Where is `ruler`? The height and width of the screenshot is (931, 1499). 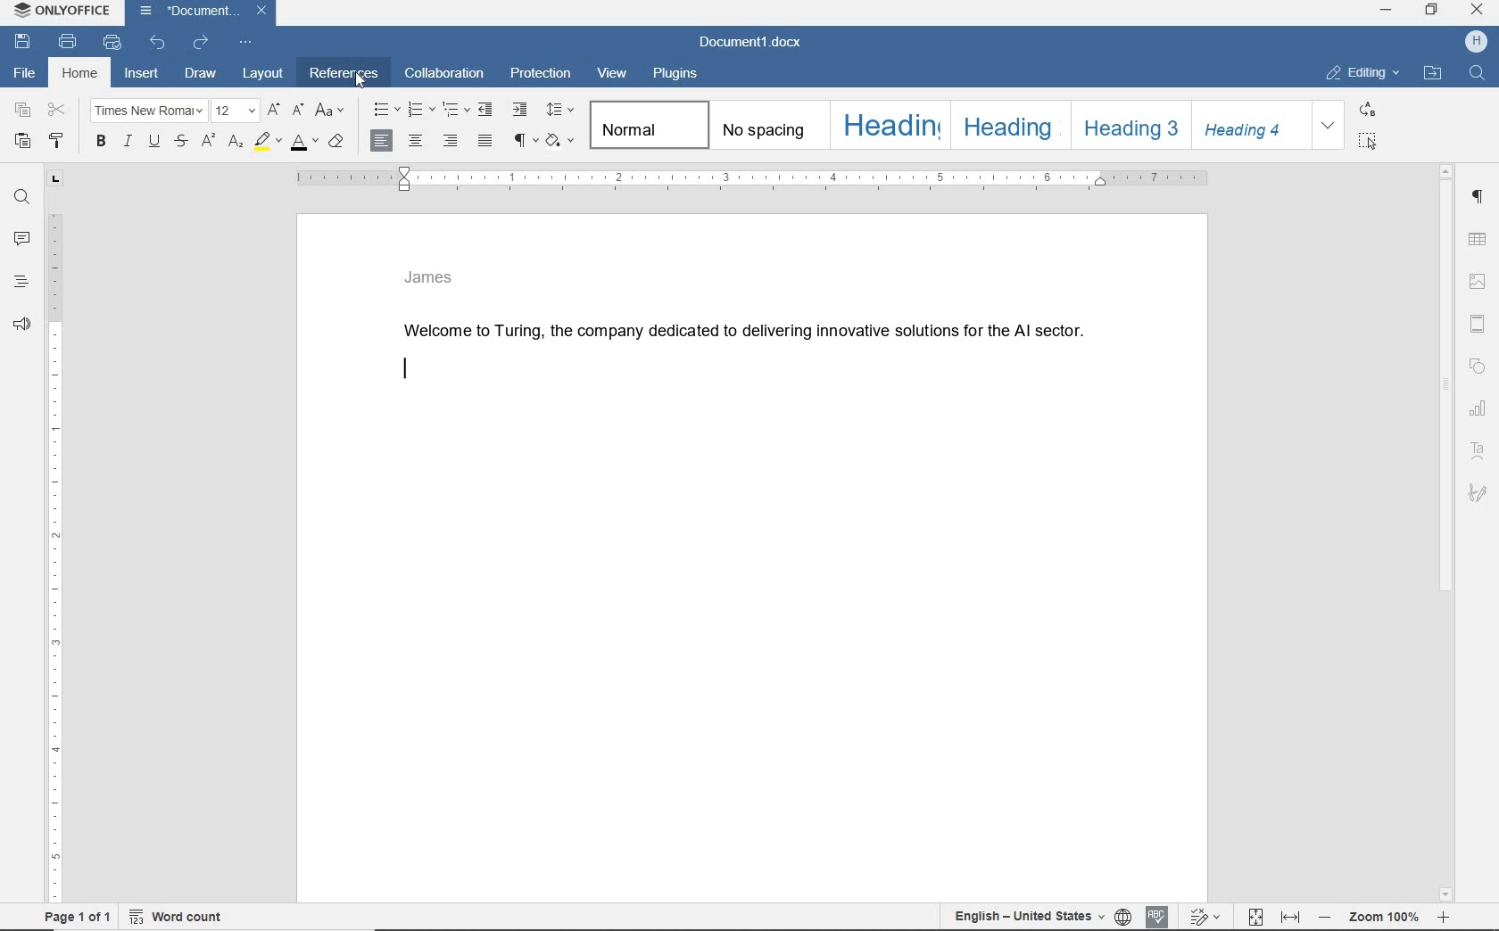 ruler is located at coordinates (54, 537).